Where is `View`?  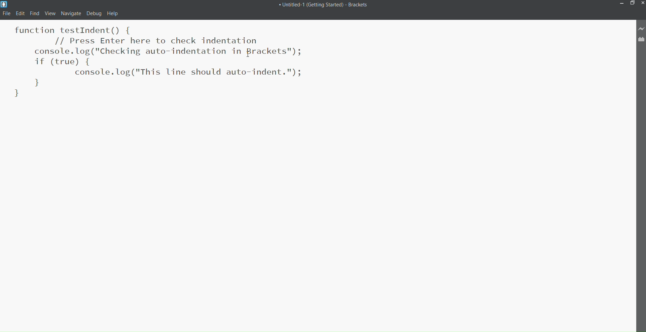 View is located at coordinates (49, 13).